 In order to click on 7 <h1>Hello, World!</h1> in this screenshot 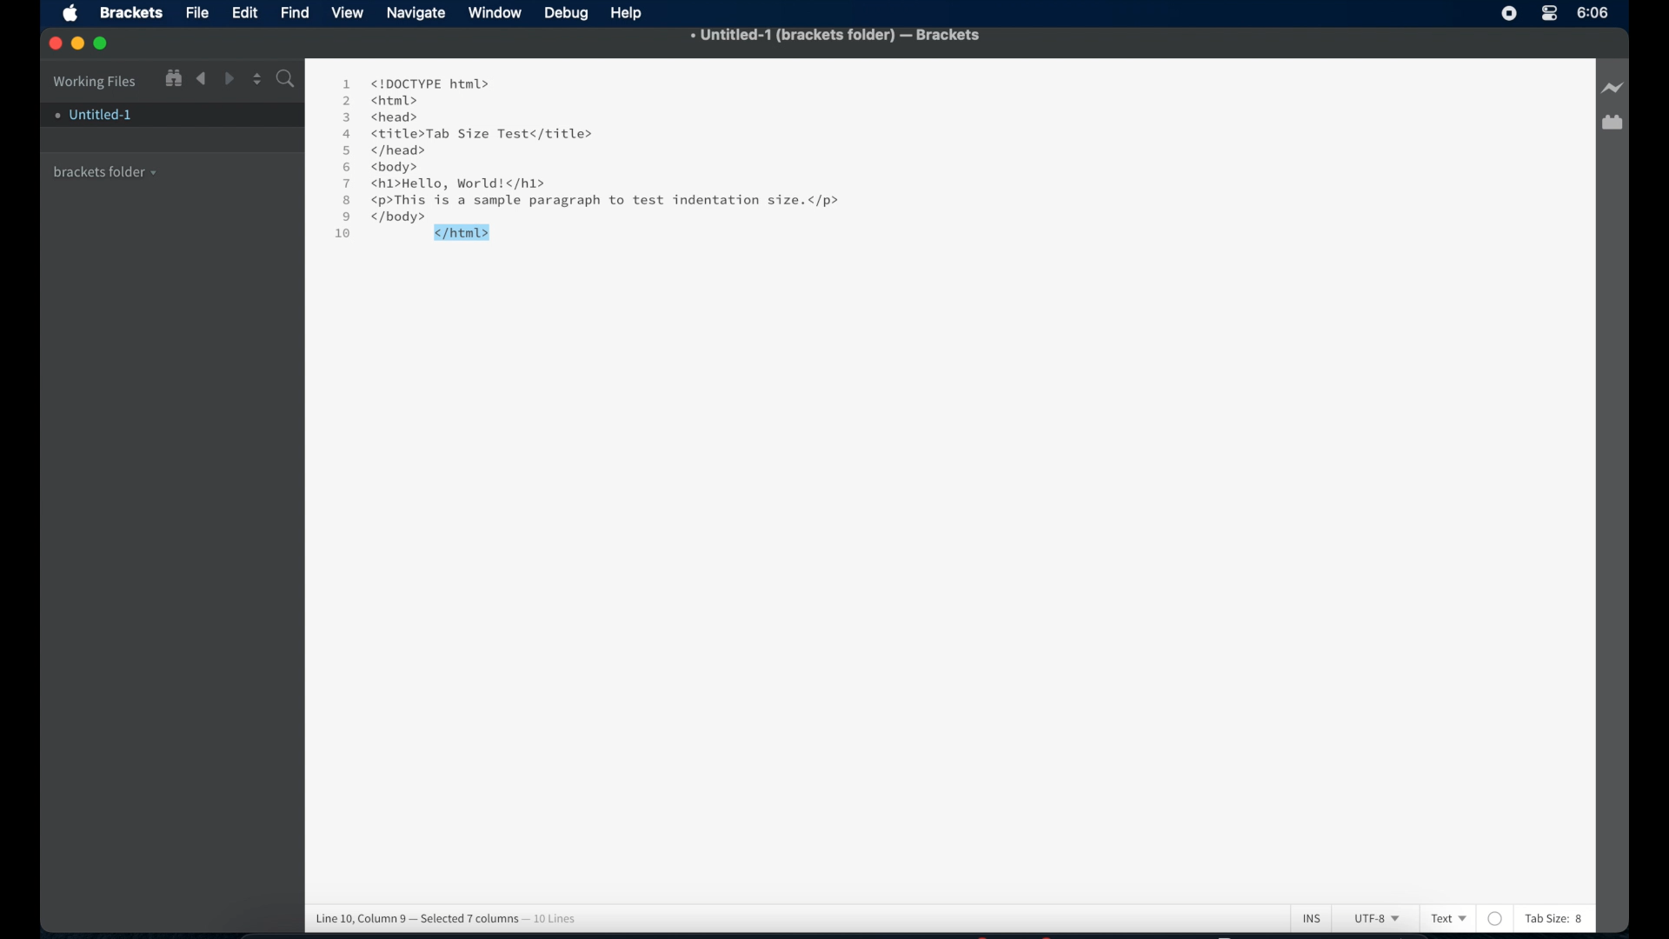, I will do `click(447, 183)`.